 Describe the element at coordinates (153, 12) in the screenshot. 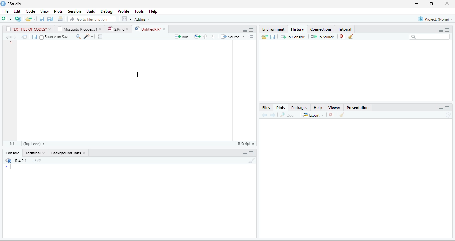

I see `Help` at that location.